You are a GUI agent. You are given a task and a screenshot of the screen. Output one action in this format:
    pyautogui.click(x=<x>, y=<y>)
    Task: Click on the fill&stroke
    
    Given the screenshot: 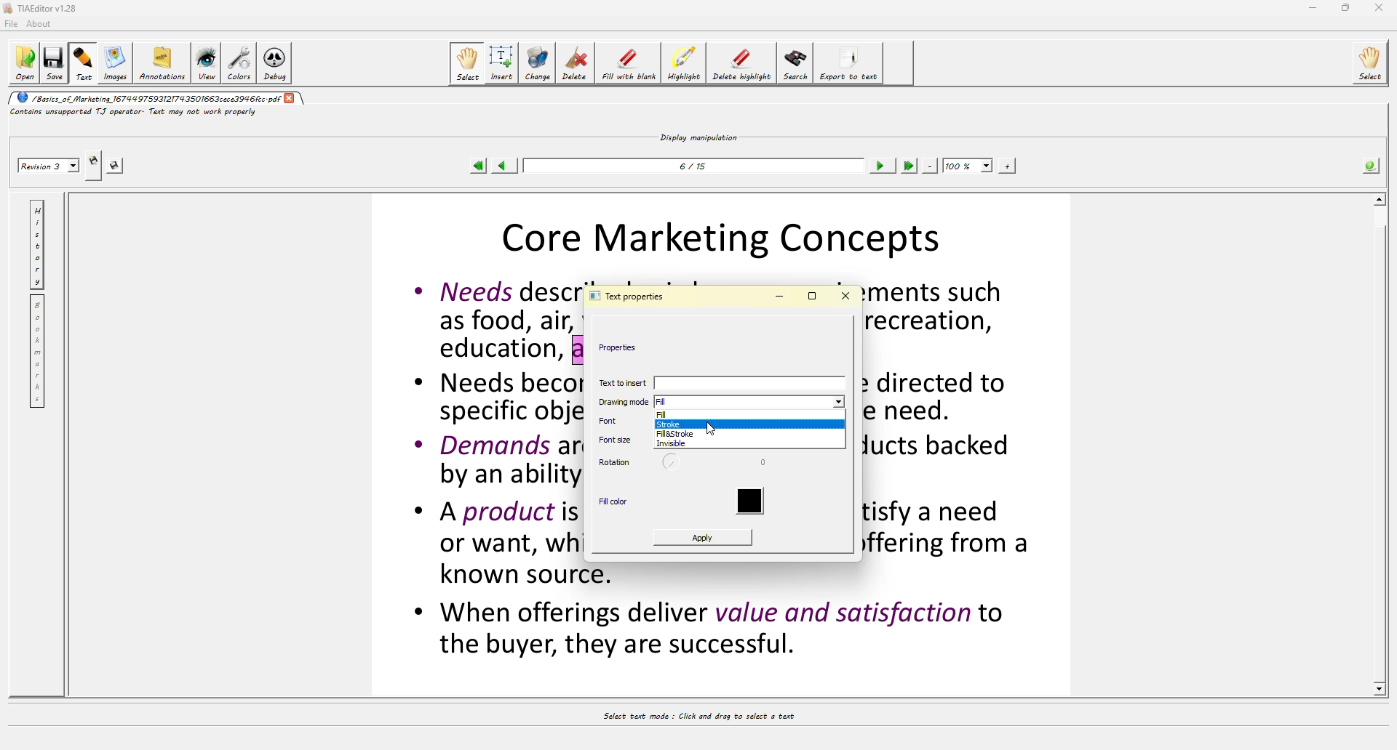 What is the action you would take?
    pyautogui.click(x=674, y=435)
    